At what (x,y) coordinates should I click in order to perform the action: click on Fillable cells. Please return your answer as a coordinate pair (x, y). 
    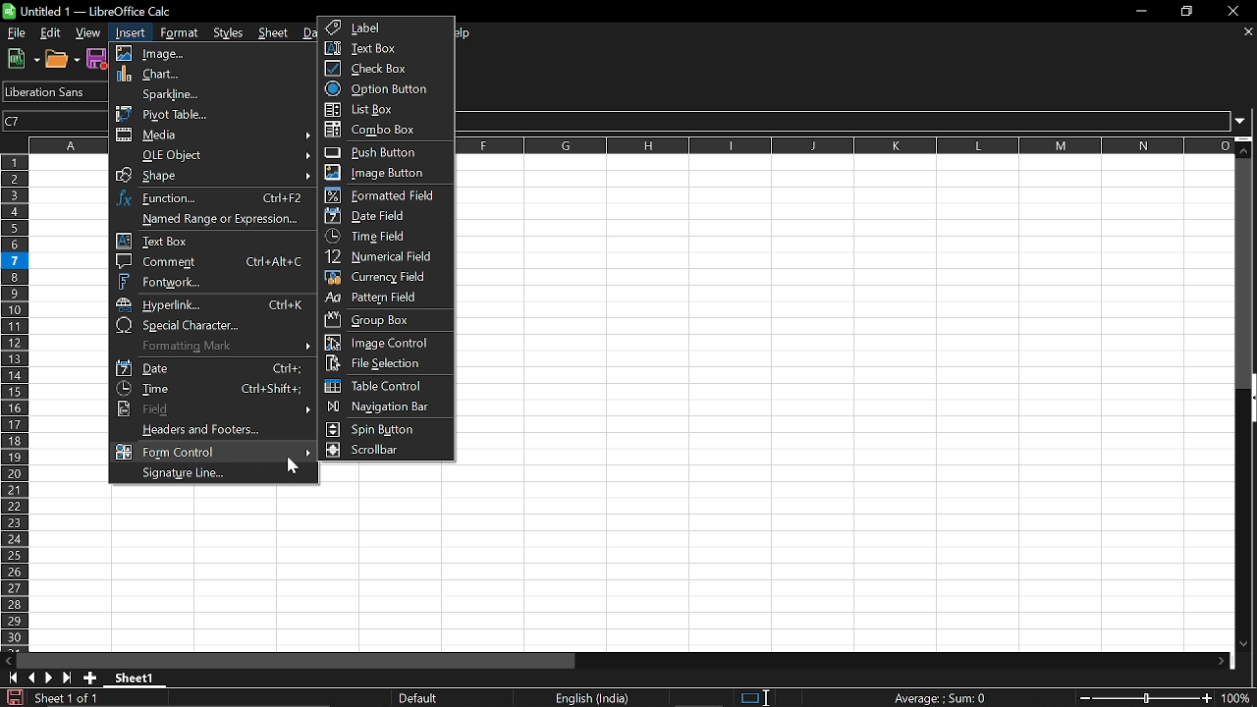
    Looking at the image, I should click on (845, 321).